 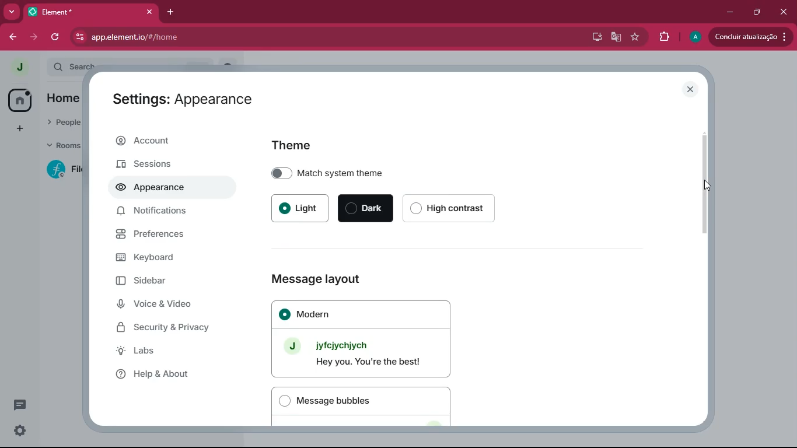 I want to click on security, so click(x=172, y=329).